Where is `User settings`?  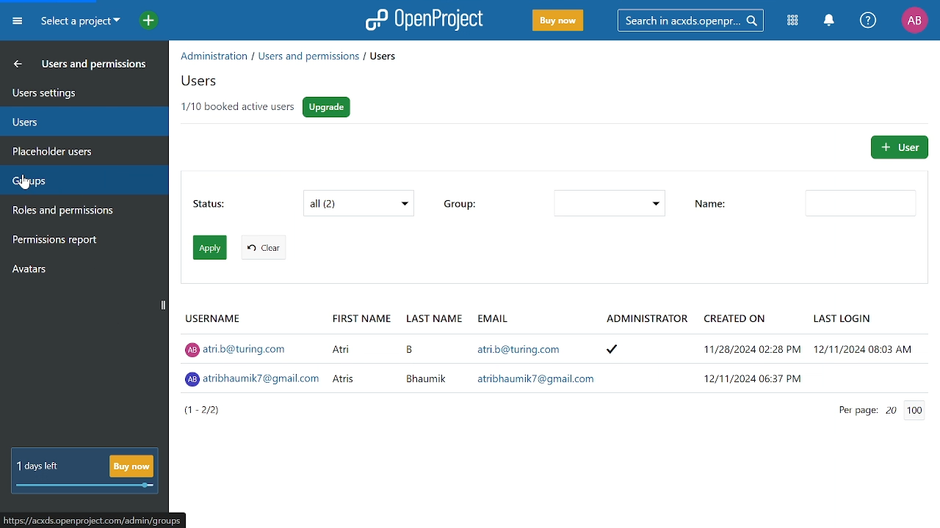 User settings is located at coordinates (83, 92).